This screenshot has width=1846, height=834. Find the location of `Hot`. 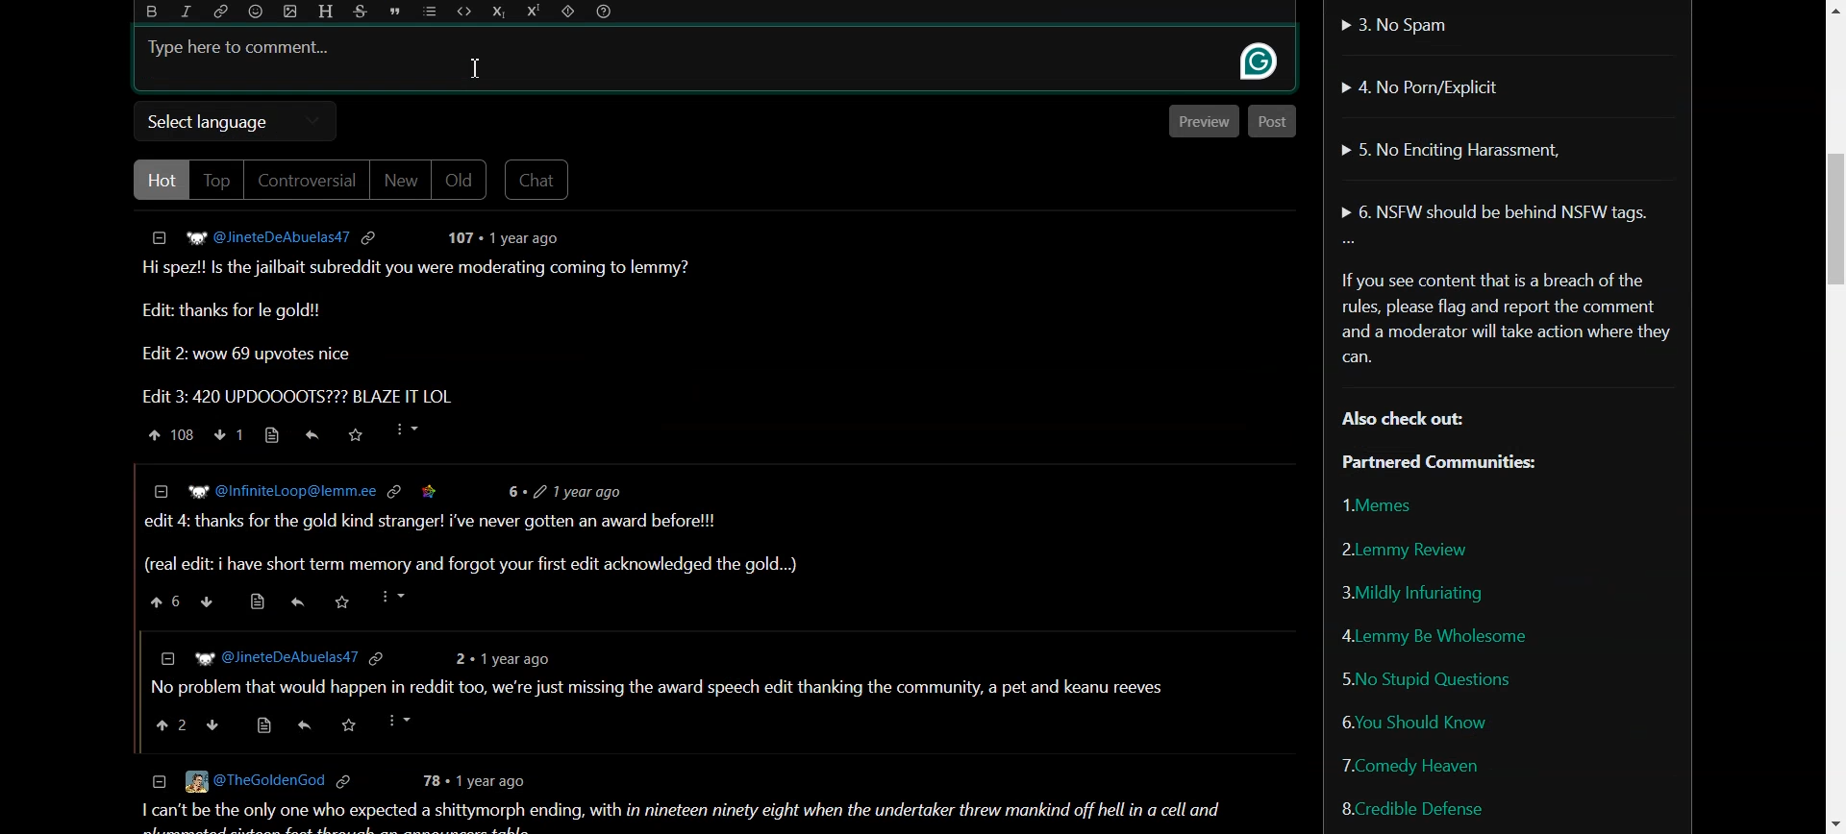

Hot is located at coordinates (159, 180).